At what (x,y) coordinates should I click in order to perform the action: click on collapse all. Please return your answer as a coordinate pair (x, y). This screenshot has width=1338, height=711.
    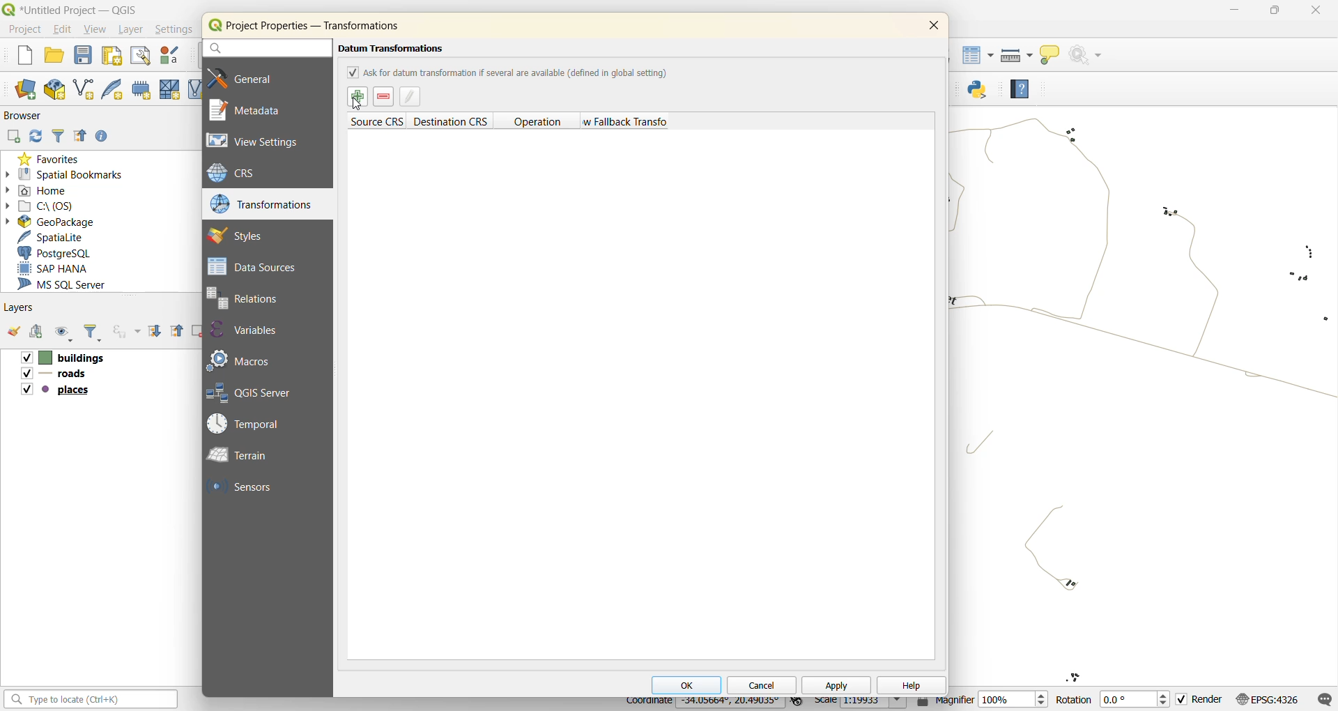
    Looking at the image, I should click on (81, 138).